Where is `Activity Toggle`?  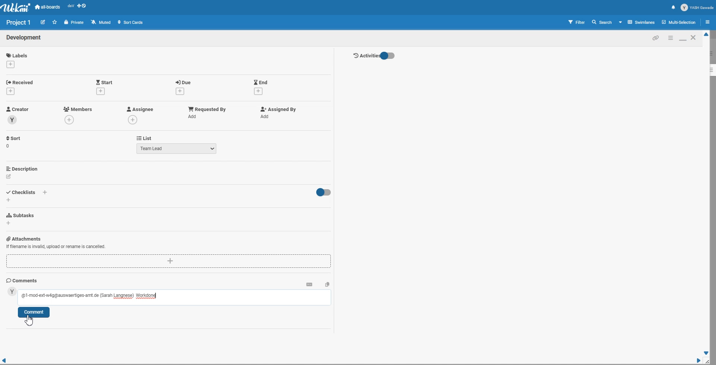 Activity Toggle is located at coordinates (374, 56).